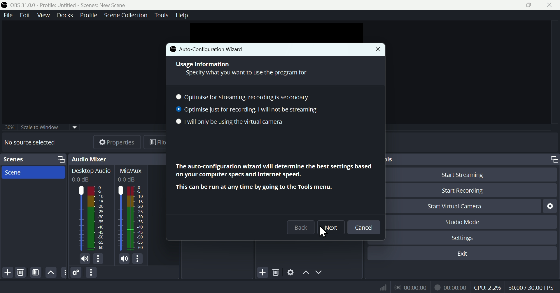 The width and height of the screenshot is (560, 293). Describe the element at coordinates (59, 159) in the screenshot. I see `screen resize` at that location.